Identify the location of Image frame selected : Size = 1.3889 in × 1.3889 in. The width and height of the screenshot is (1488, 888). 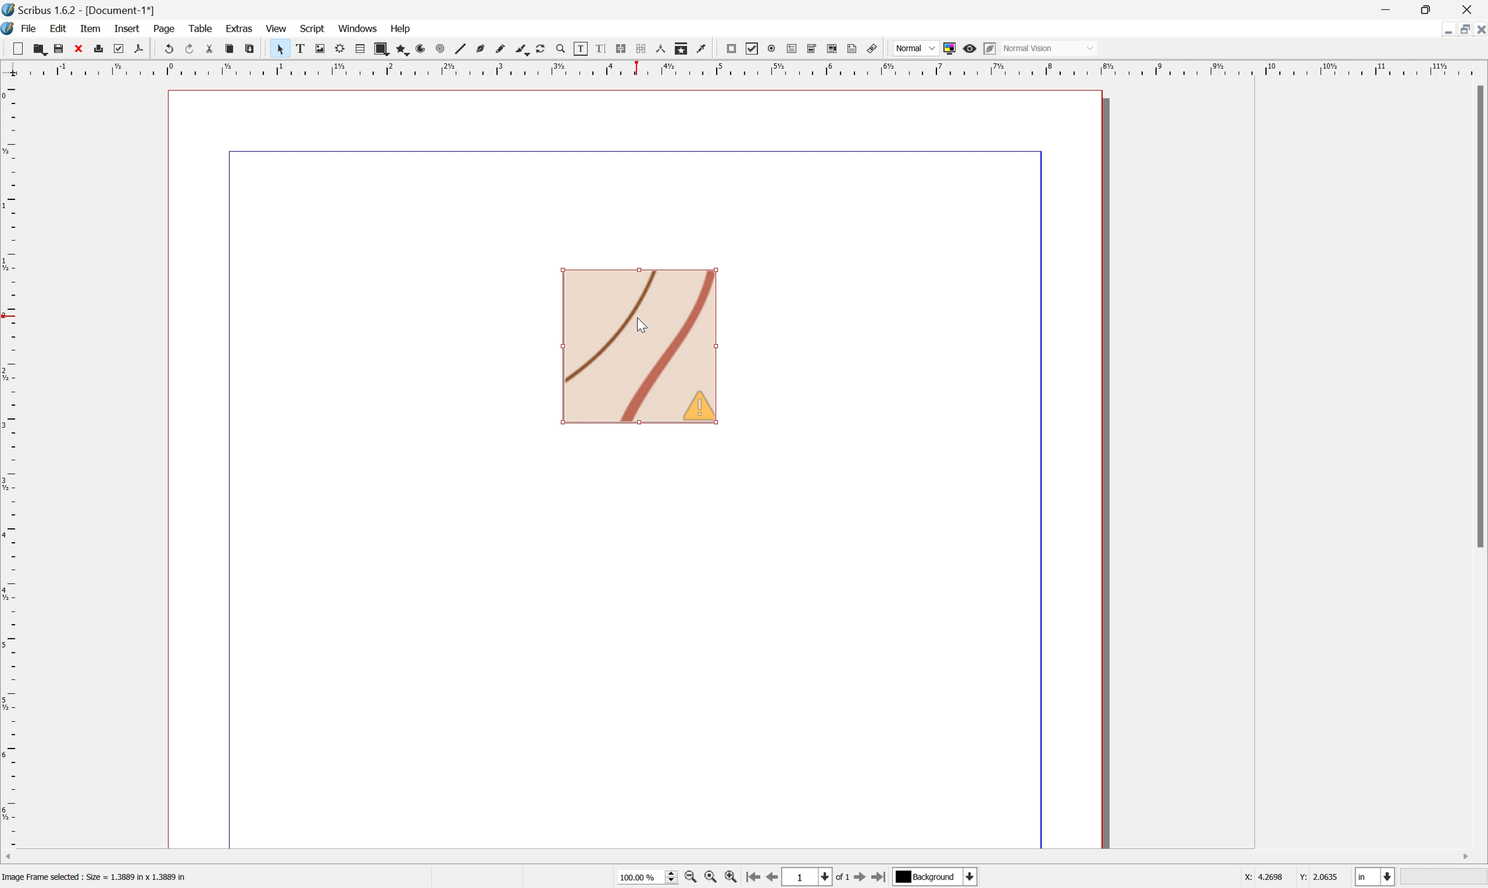
(97, 878).